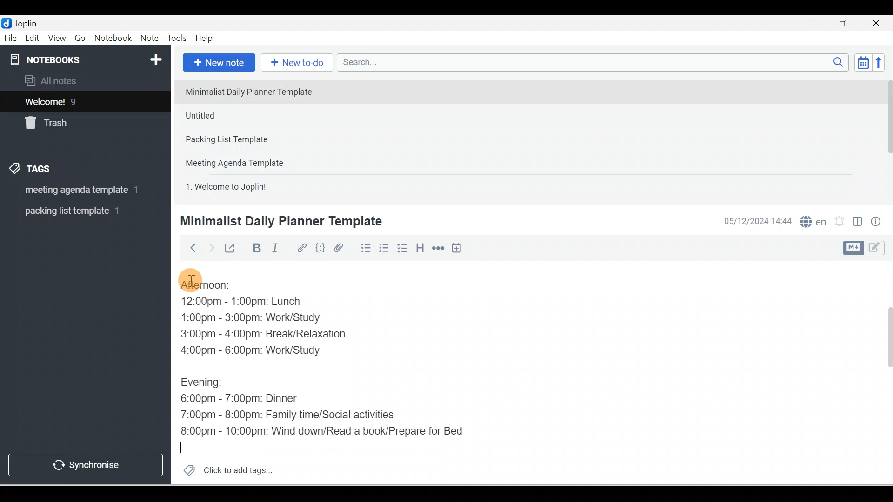 The height and width of the screenshot is (502, 893). Describe the element at coordinates (301, 249) in the screenshot. I see `Hyperlink` at that location.